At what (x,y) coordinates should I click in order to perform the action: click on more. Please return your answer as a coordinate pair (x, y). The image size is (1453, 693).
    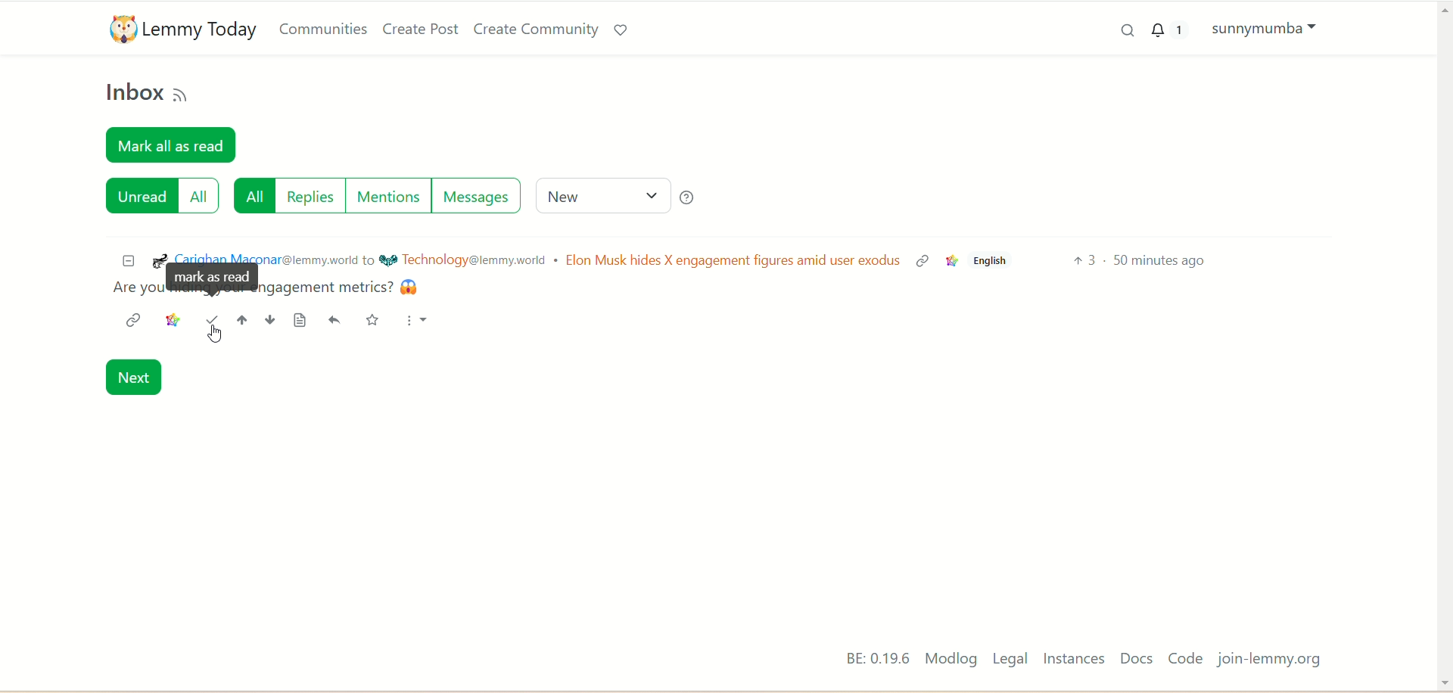
    Looking at the image, I should click on (418, 326).